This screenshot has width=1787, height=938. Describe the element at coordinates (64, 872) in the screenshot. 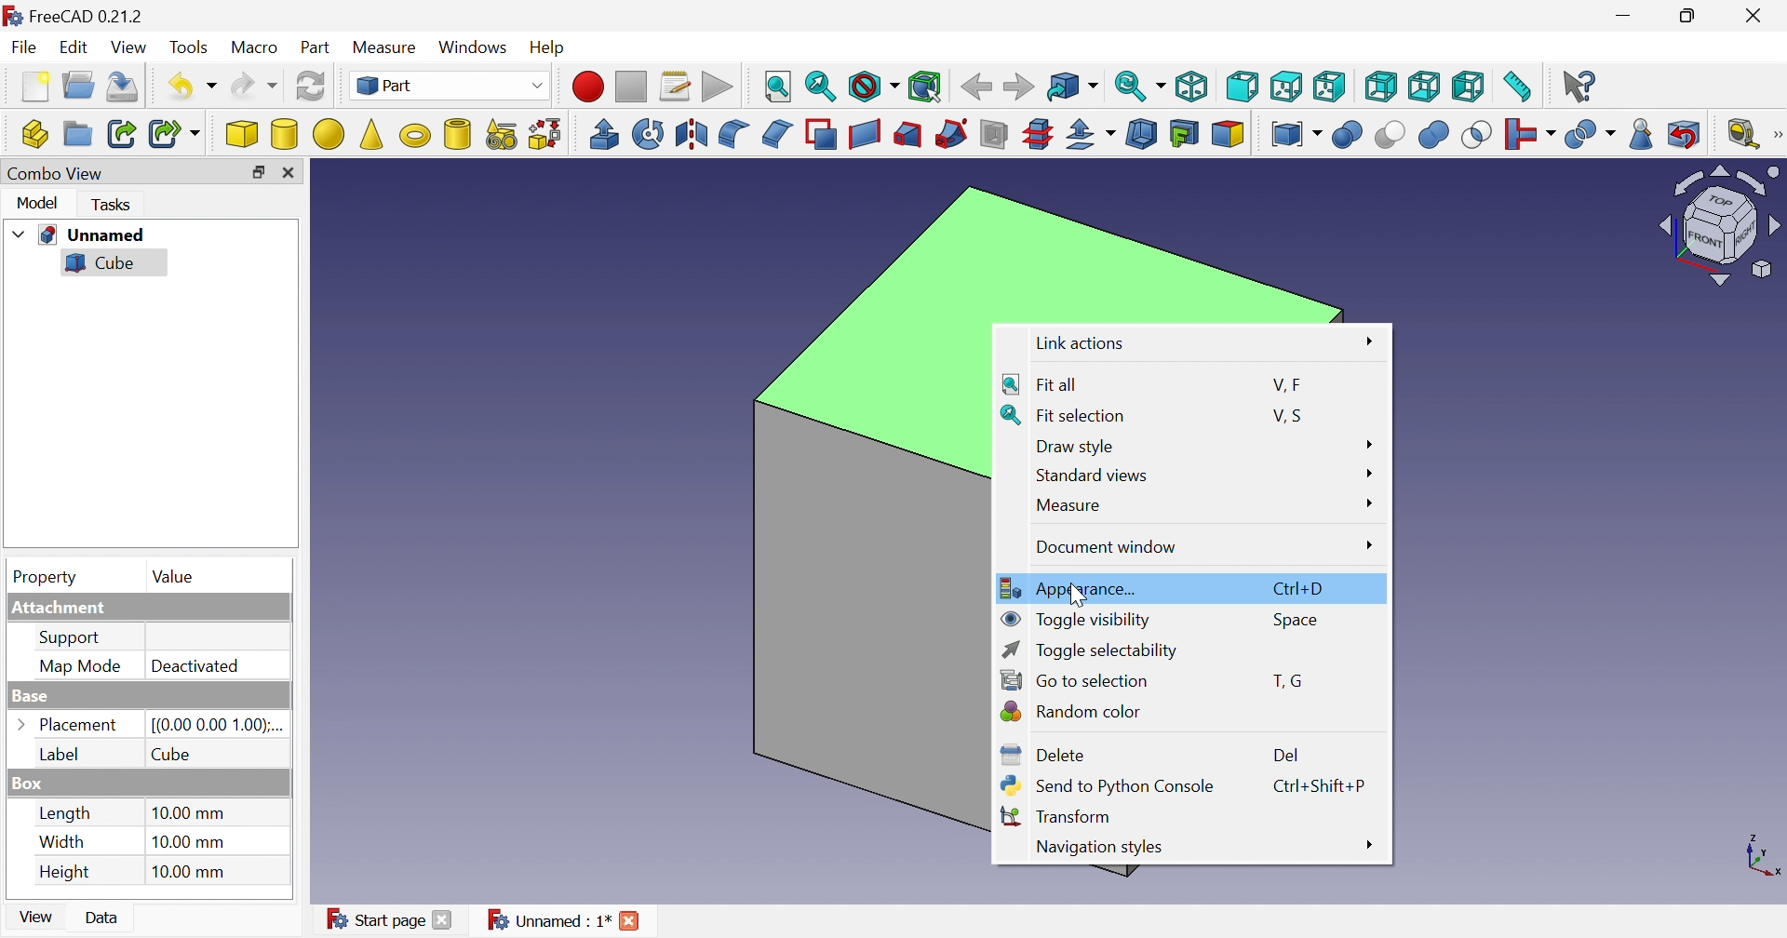

I see `Height` at that location.